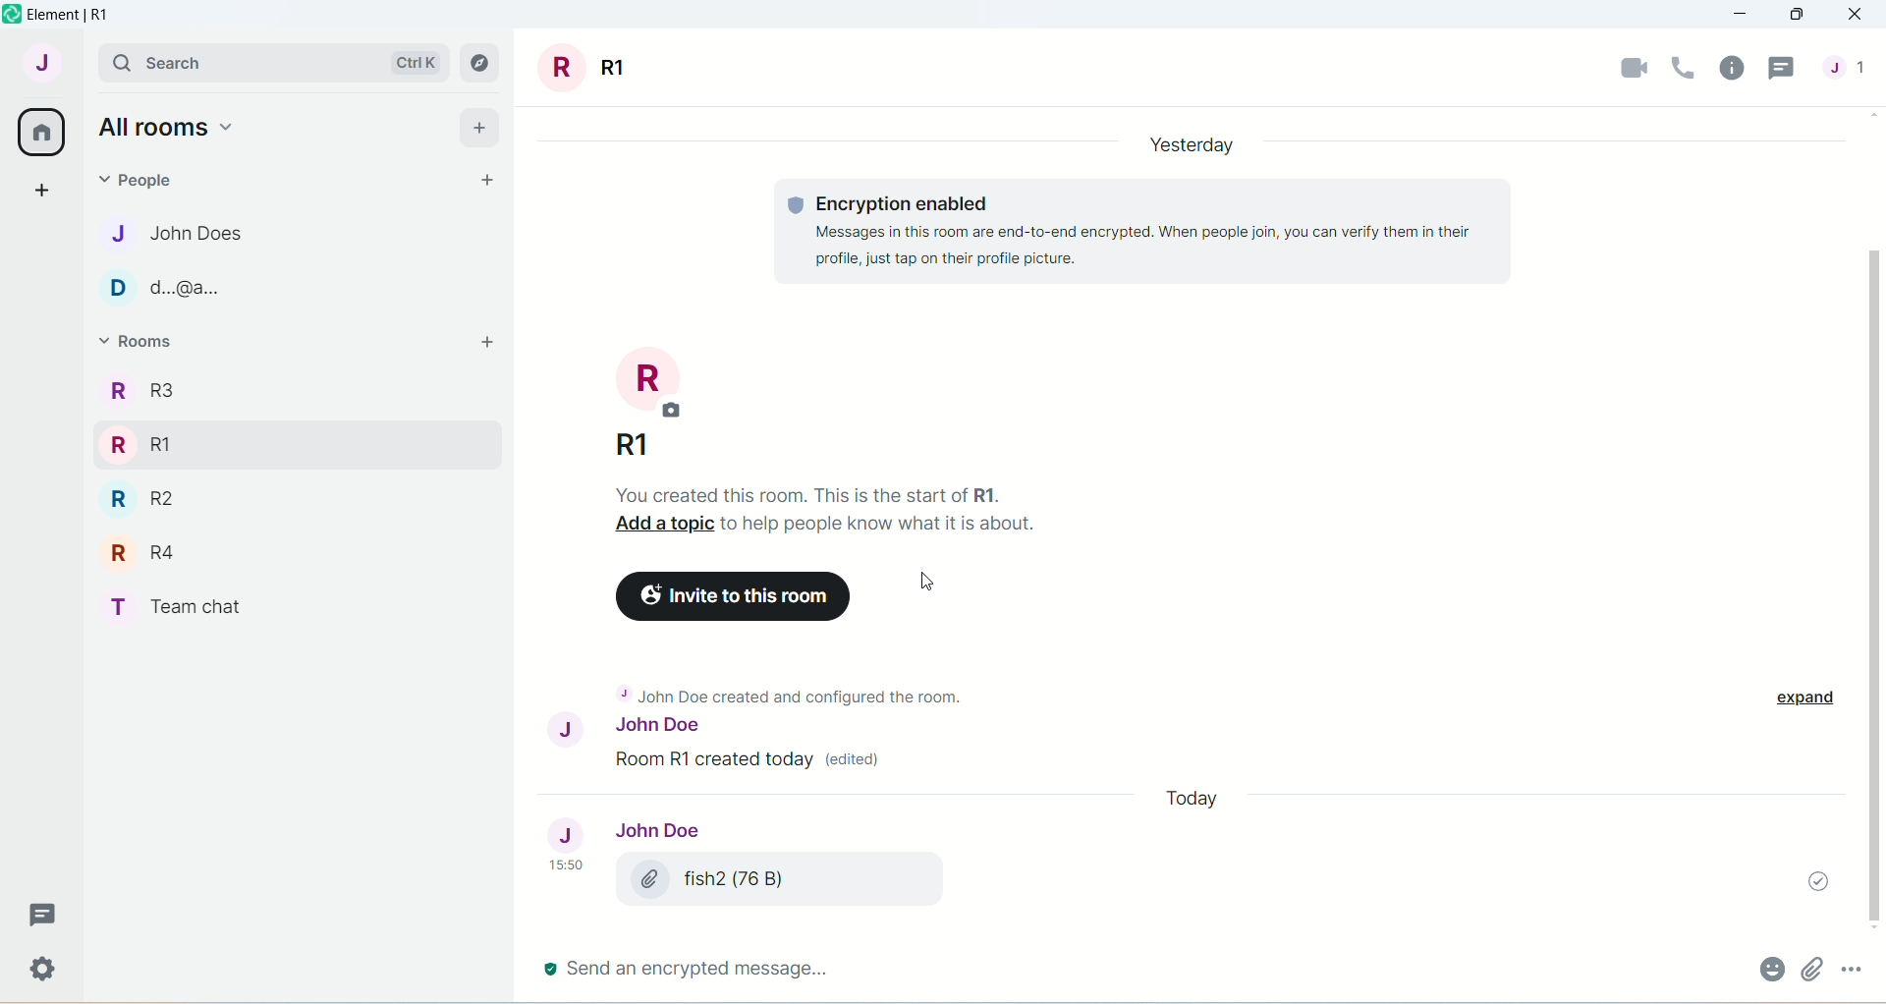 The image size is (1886, 1004). Describe the element at coordinates (46, 914) in the screenshot. I see `Message` at that location.